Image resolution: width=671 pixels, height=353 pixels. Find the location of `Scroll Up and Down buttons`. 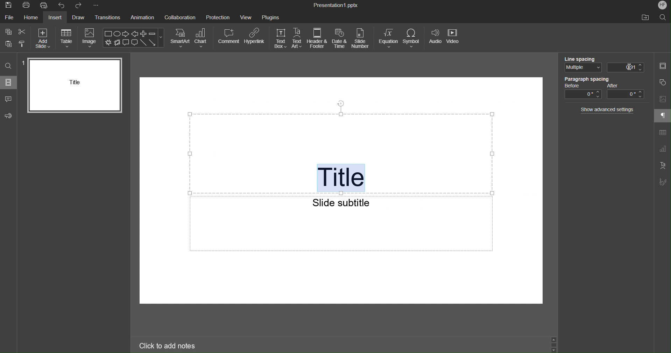

Scroll Up and Down buttons is located at coordinates (553, 345).